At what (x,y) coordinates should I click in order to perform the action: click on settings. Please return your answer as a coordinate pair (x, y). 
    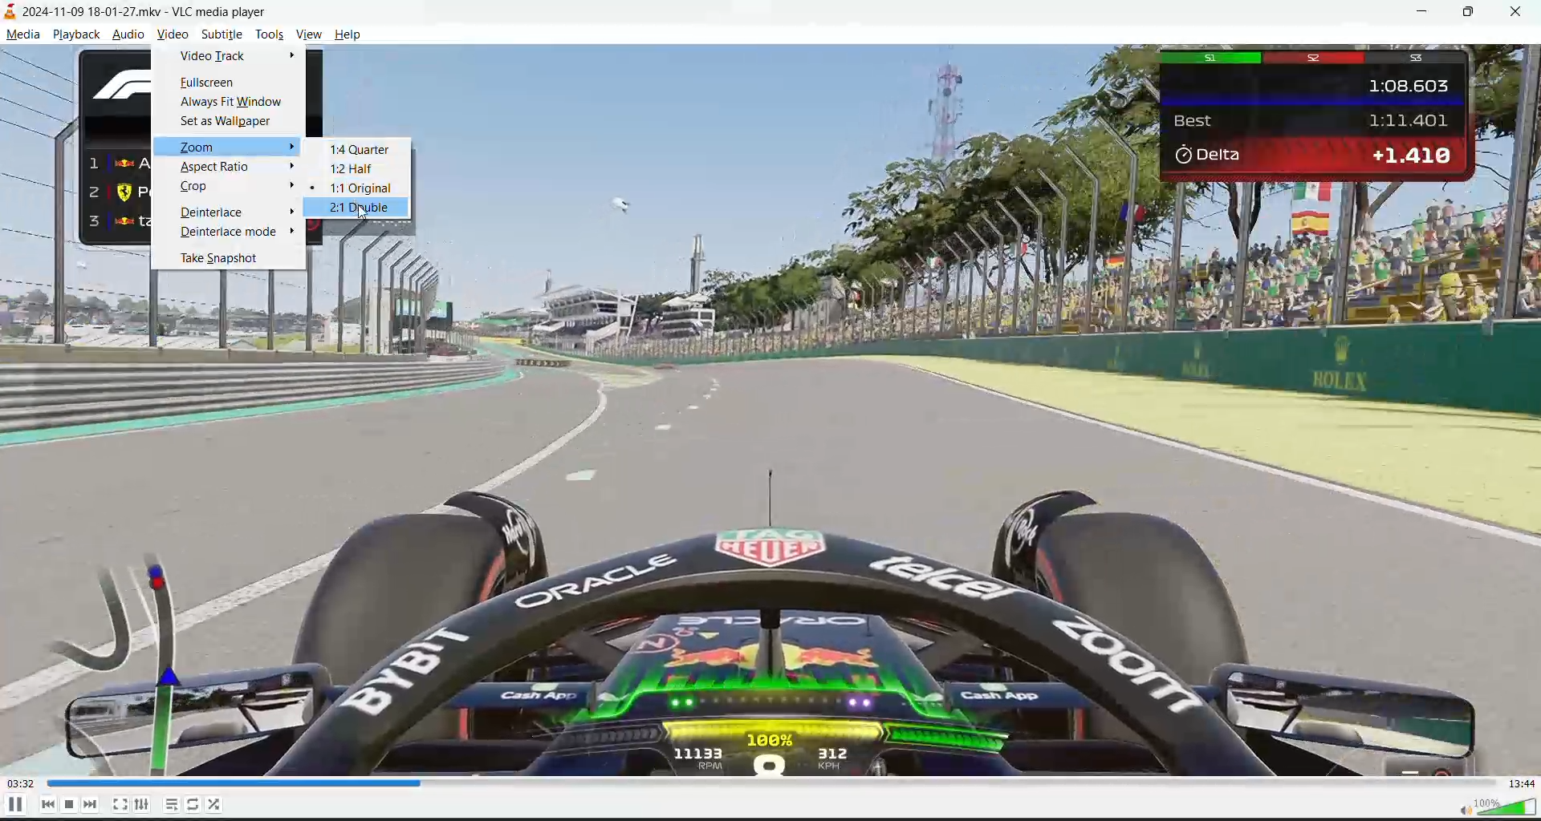
    Looking at the image, I should click on (140, 804).